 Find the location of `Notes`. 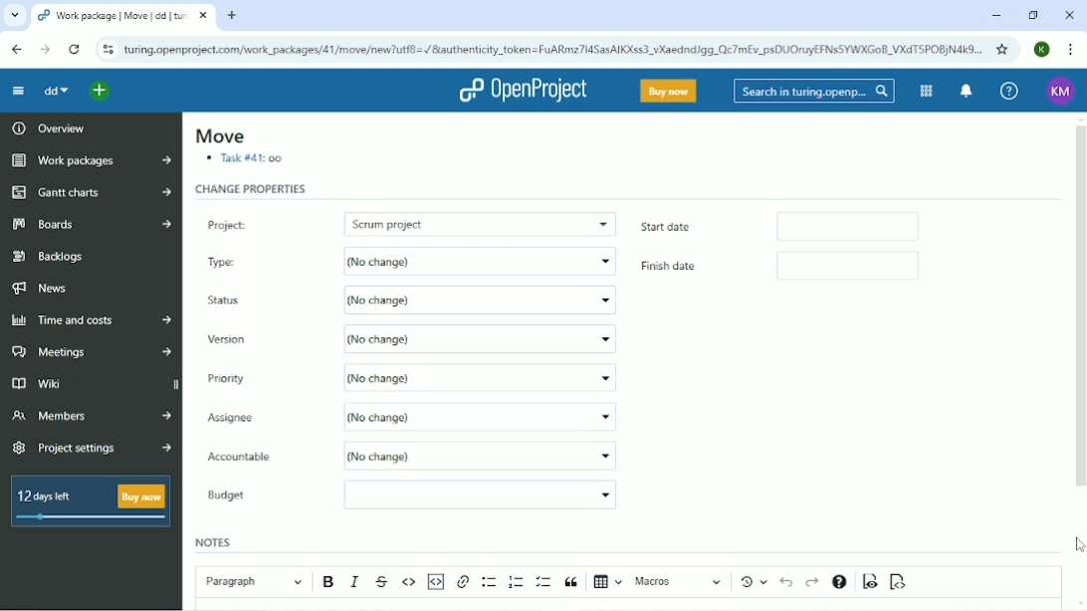

Notes is located at coordinates (215, 541).